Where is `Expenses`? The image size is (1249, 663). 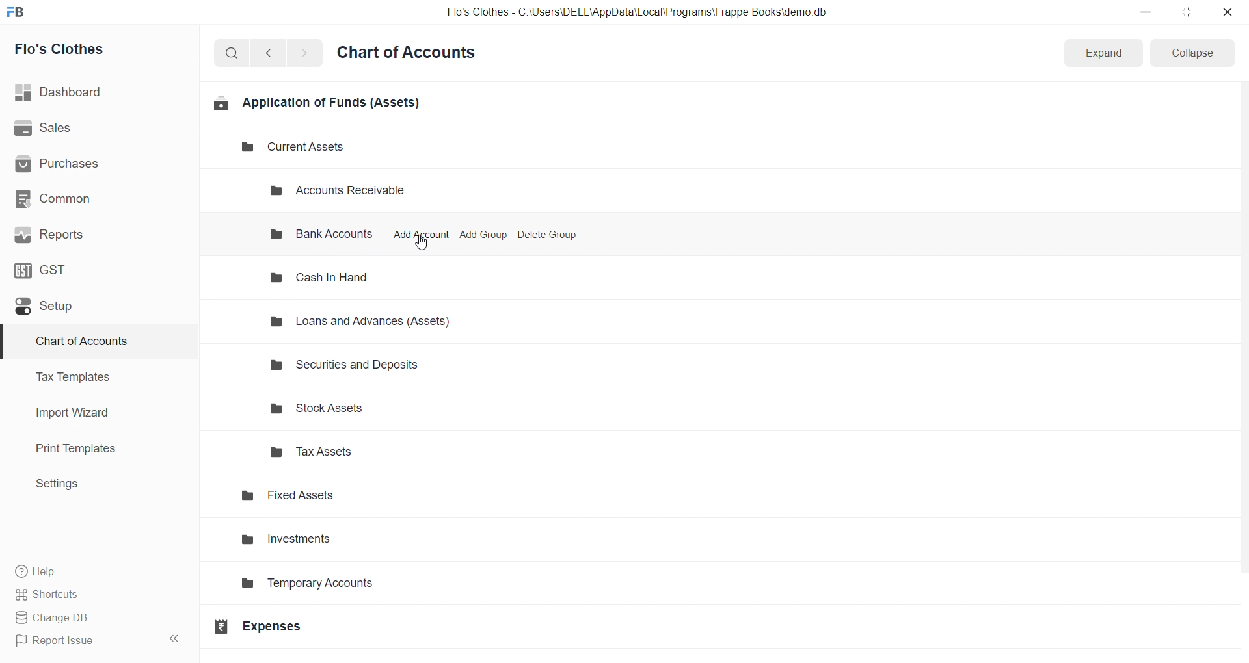 Expenses is located at coordinates (323, 626).